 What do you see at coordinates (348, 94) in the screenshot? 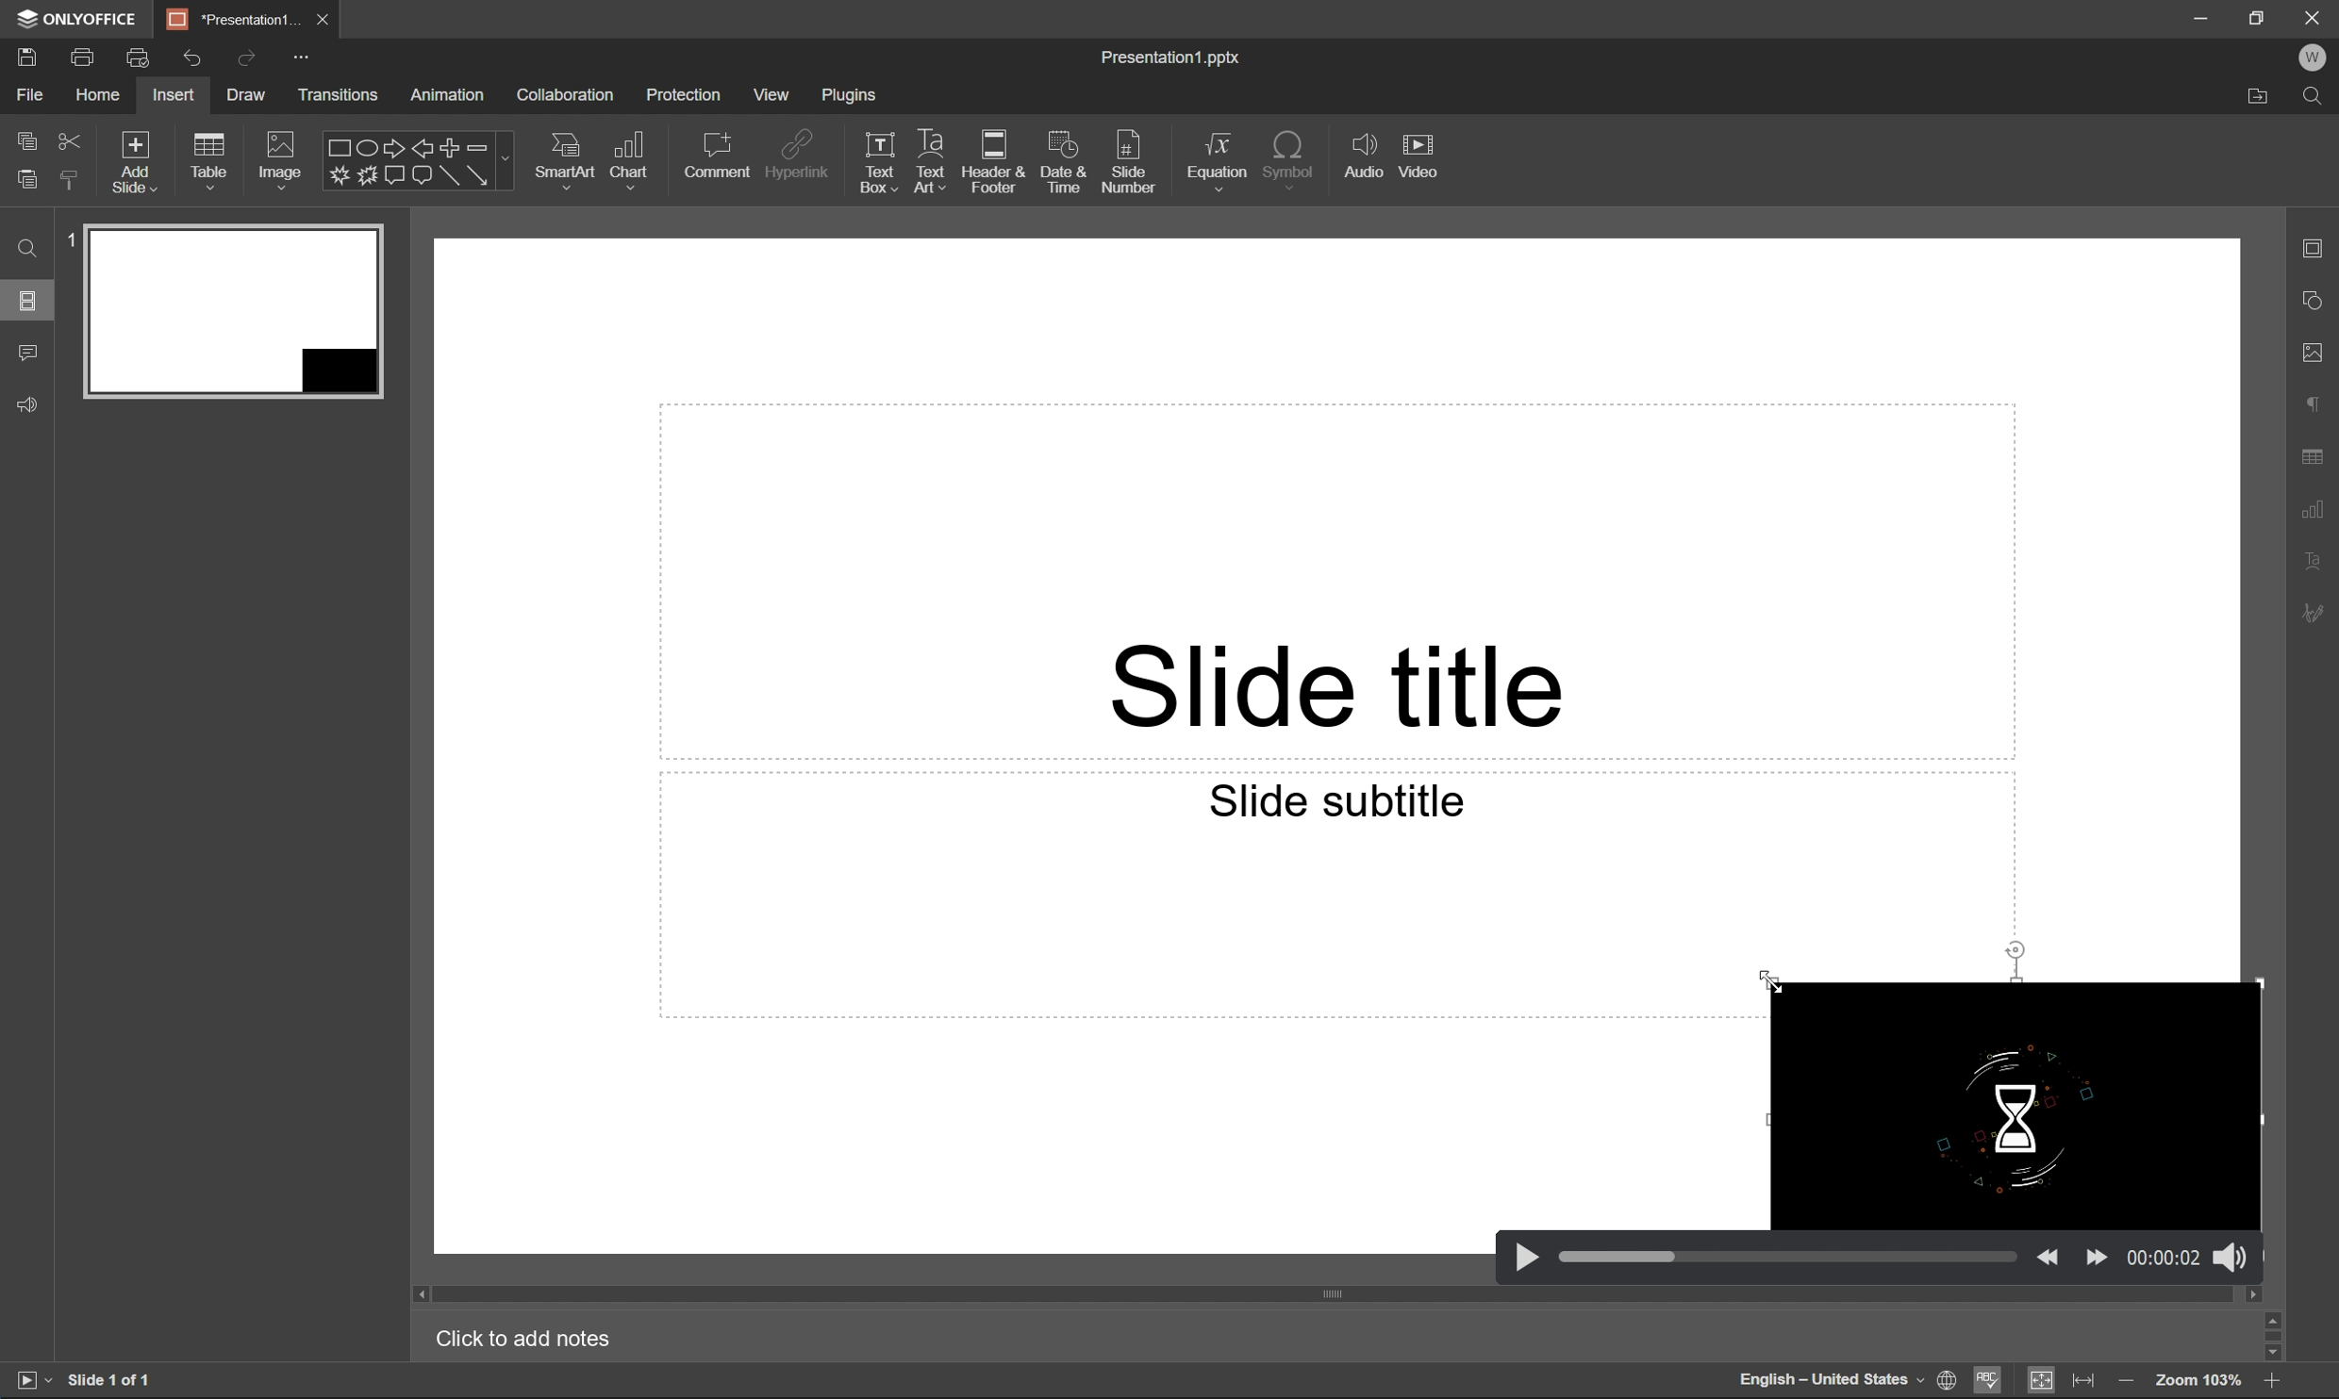
I see `transitions` at bounding box center [348, 94].